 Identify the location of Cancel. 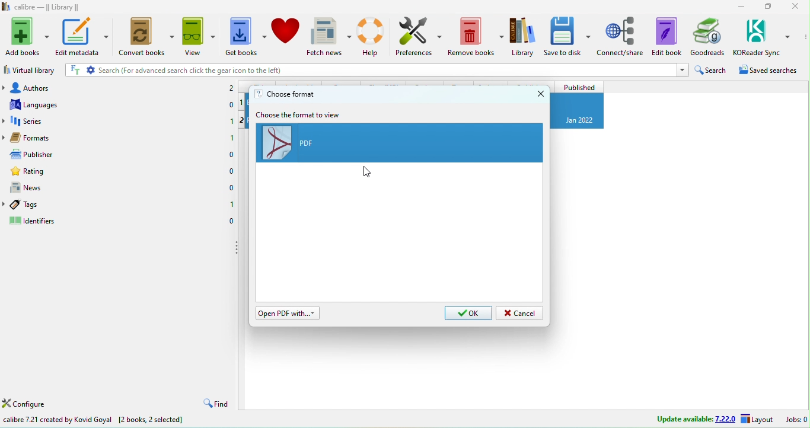
(520, 313).